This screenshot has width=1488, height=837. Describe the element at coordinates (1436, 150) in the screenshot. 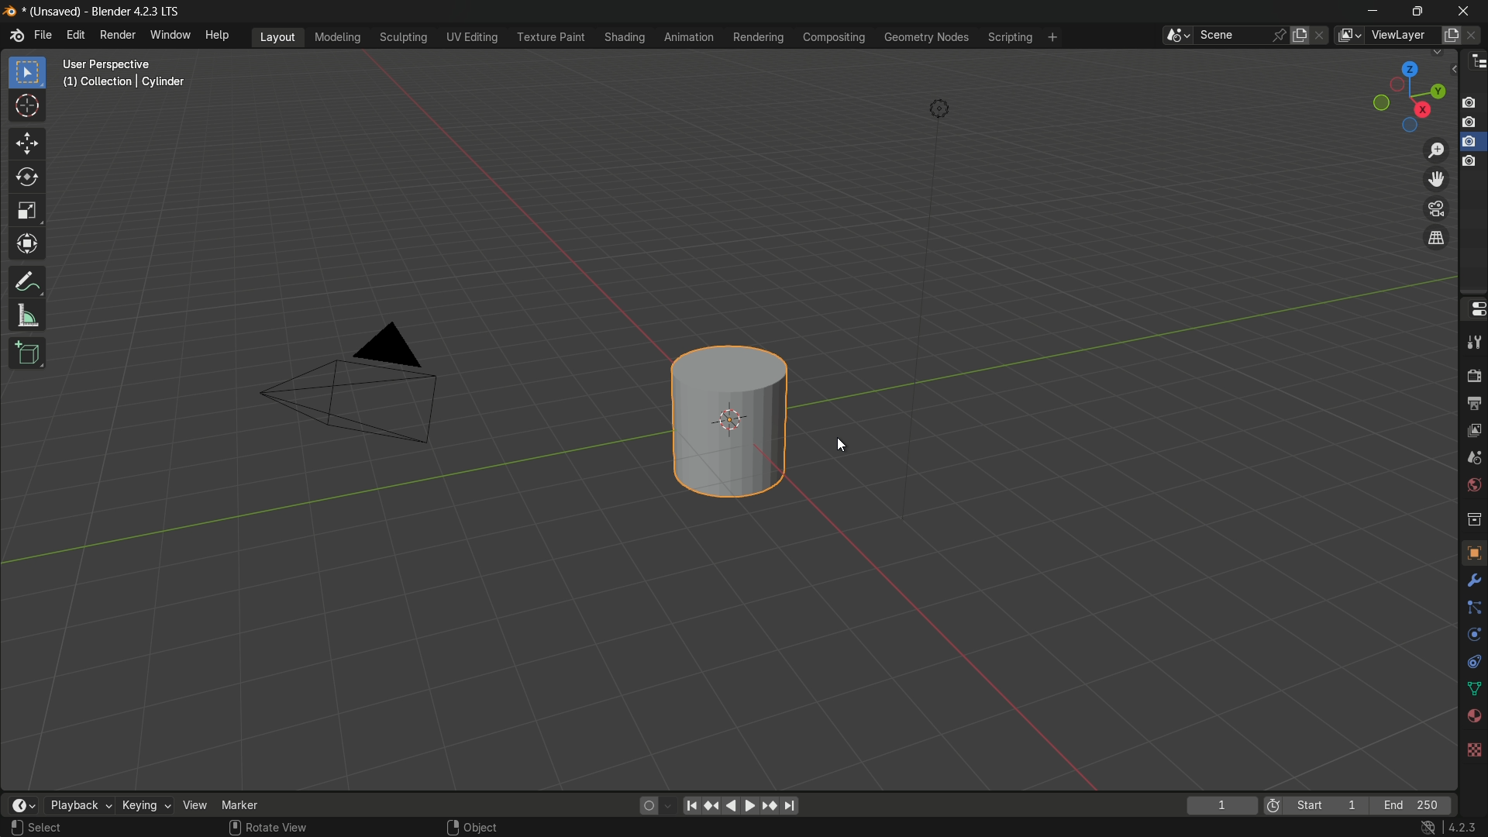

I see `zoom in/out` at that location.